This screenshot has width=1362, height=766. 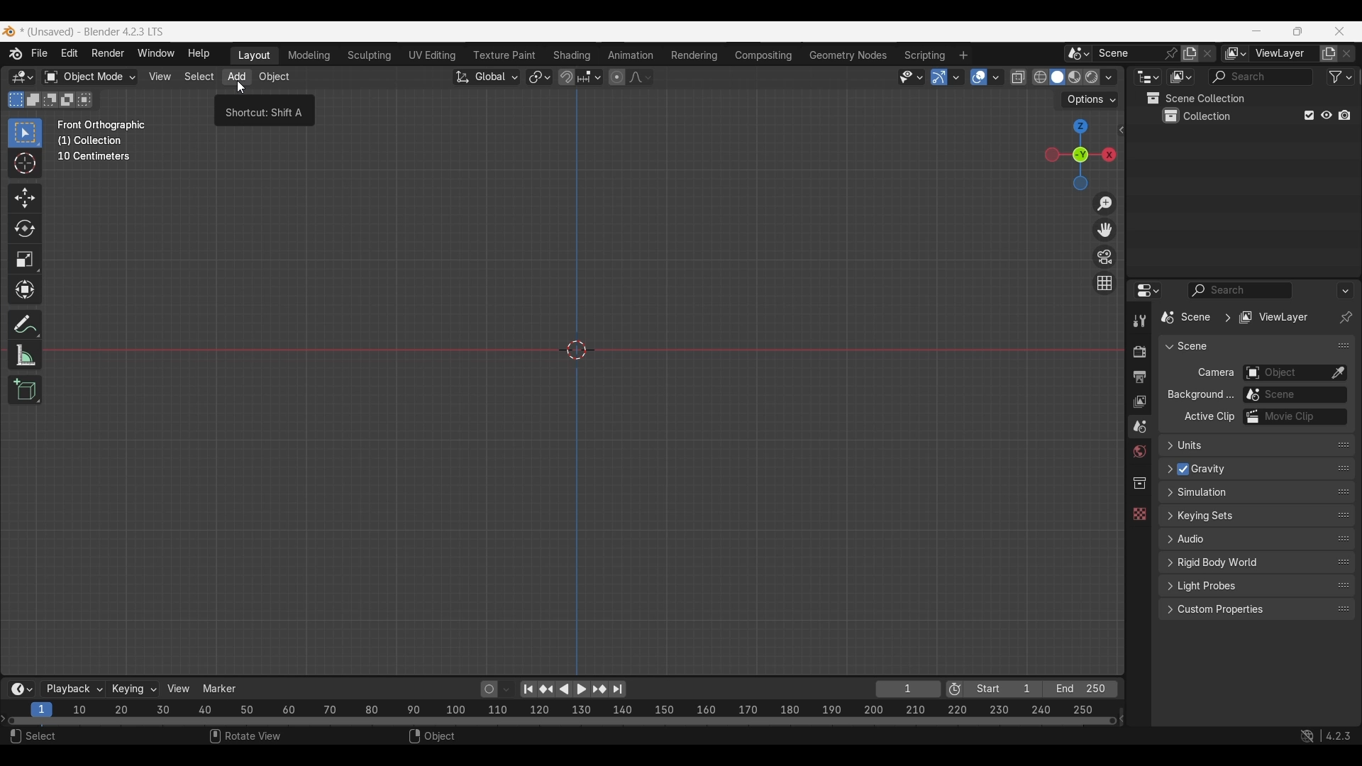 I want to click on Click to expand Simulation, so click(x=1246, y=492).